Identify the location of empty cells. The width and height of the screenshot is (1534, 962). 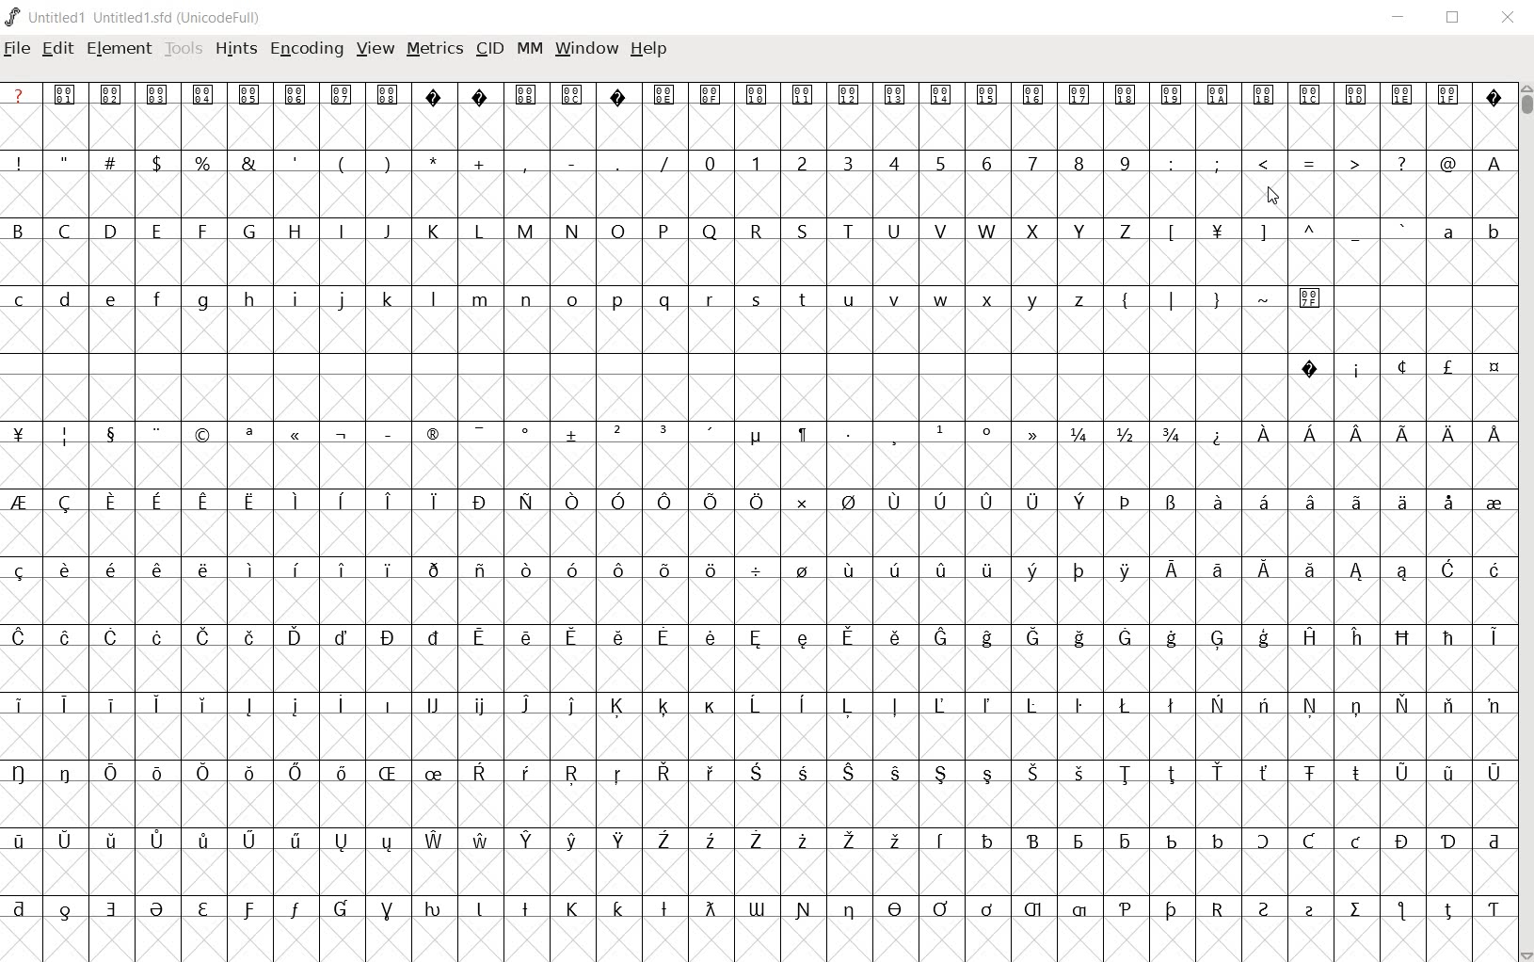
(754, 466).